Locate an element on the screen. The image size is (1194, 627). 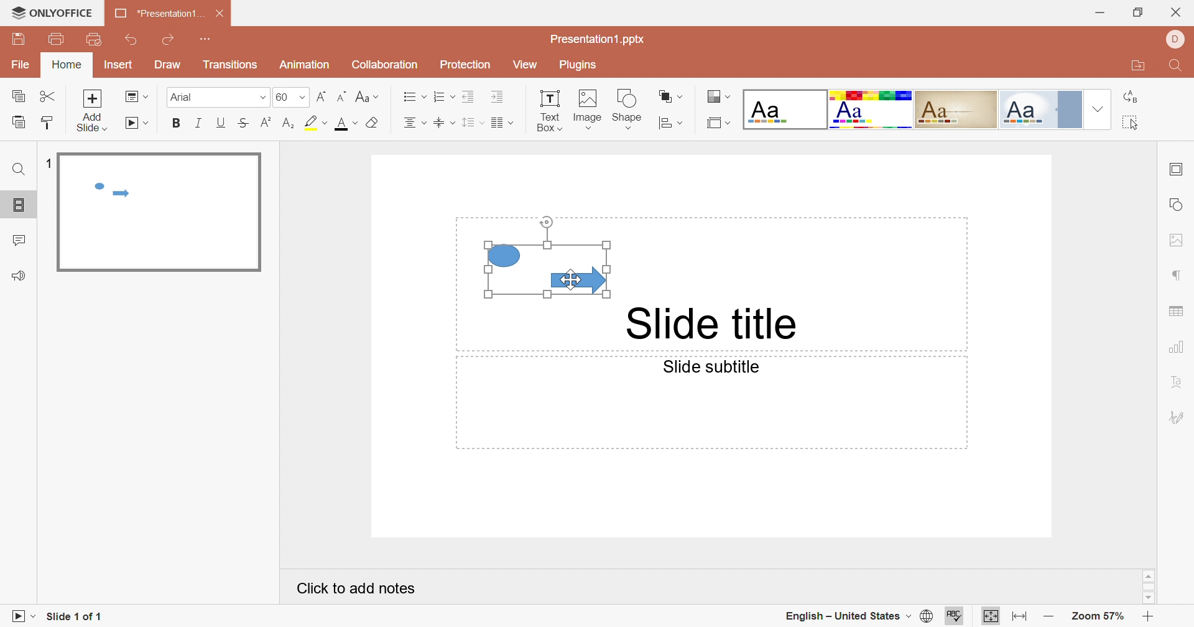
Align shape is located at coordinates (669, 125).